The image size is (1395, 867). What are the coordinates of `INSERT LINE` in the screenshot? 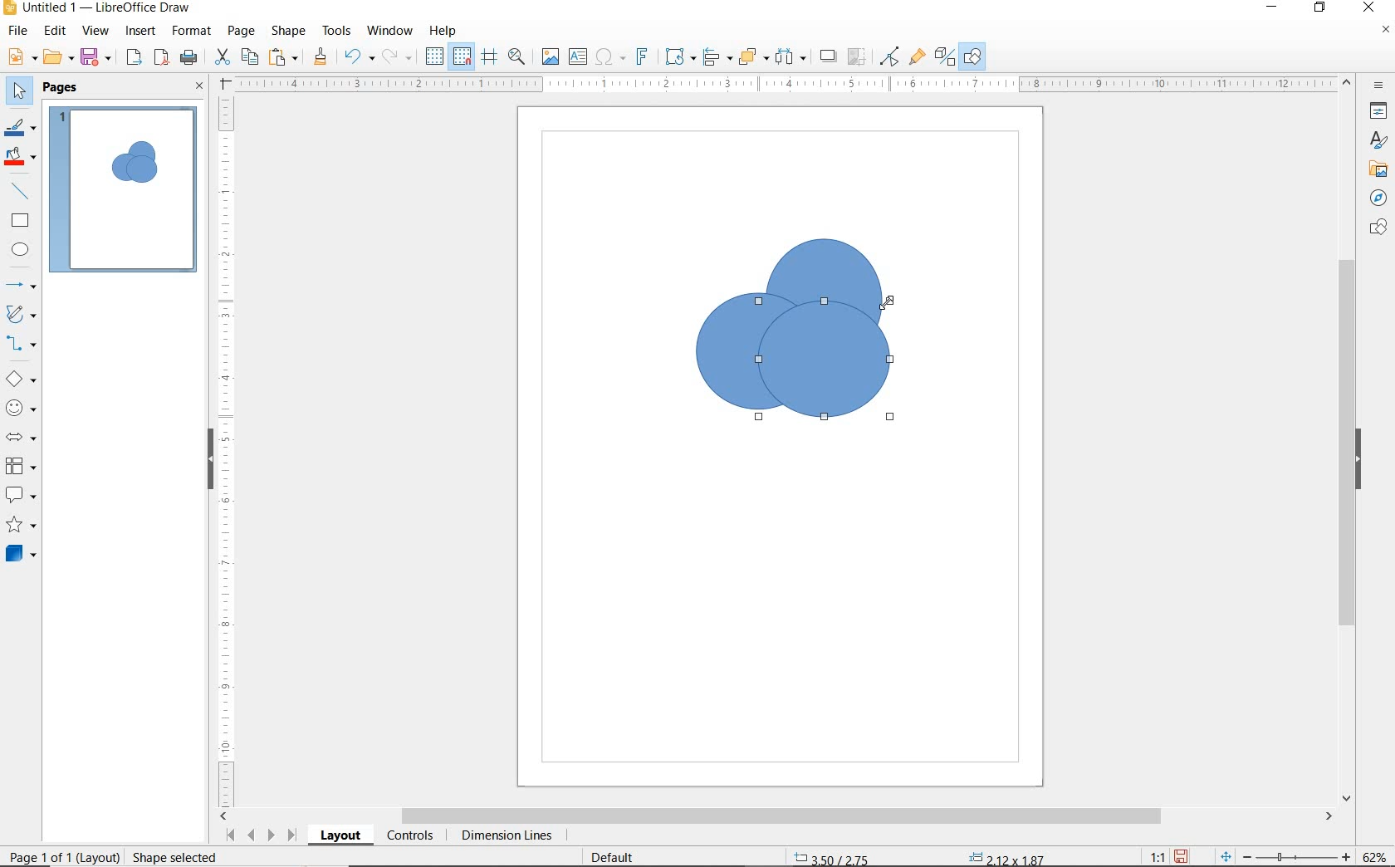 It's located at (22, 191).